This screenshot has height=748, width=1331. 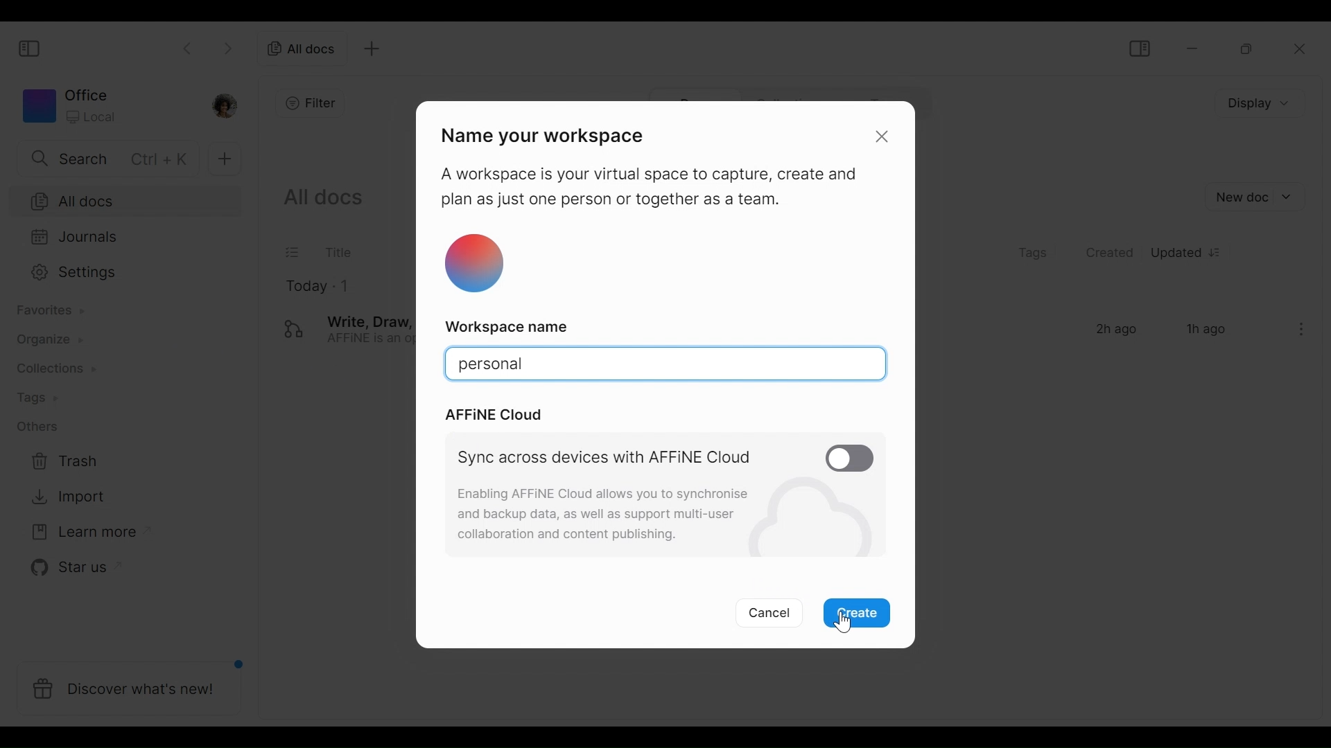 What do you see at coordinates (768, 612) in the screenshot?
I see `Cancel` at bounding box center [768, 612].